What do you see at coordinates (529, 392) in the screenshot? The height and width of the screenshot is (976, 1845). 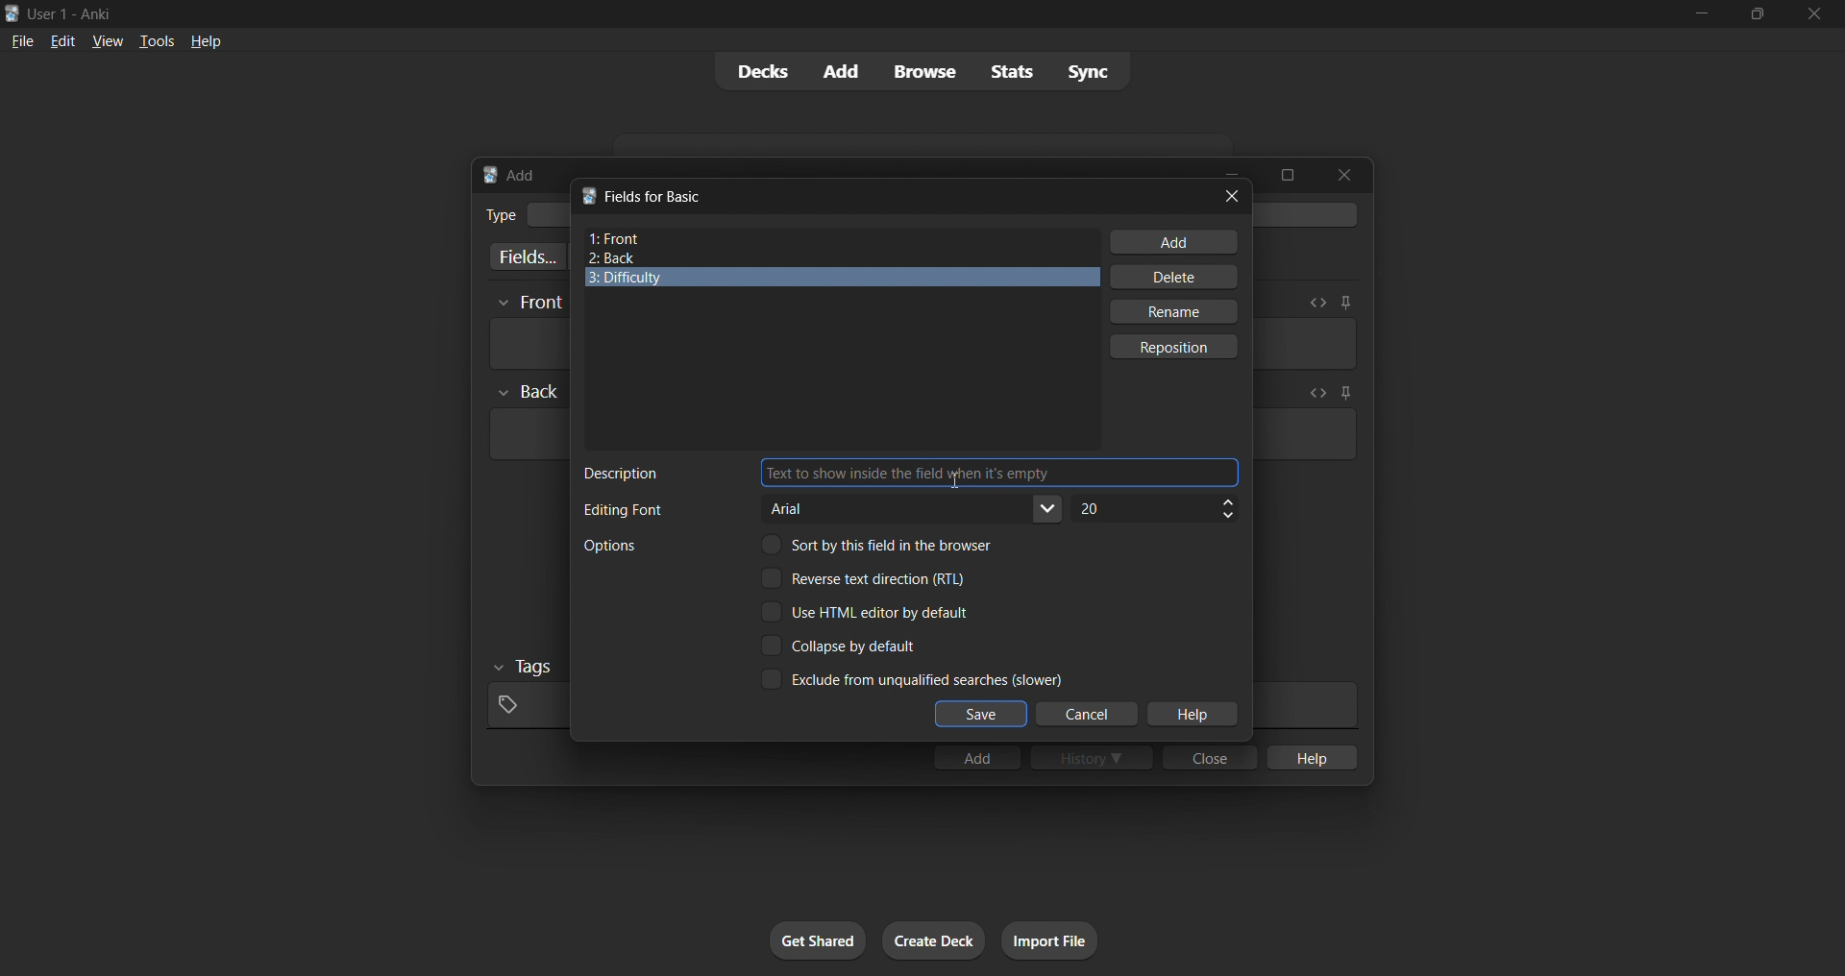 I see `` at bounding box center [529, 392].